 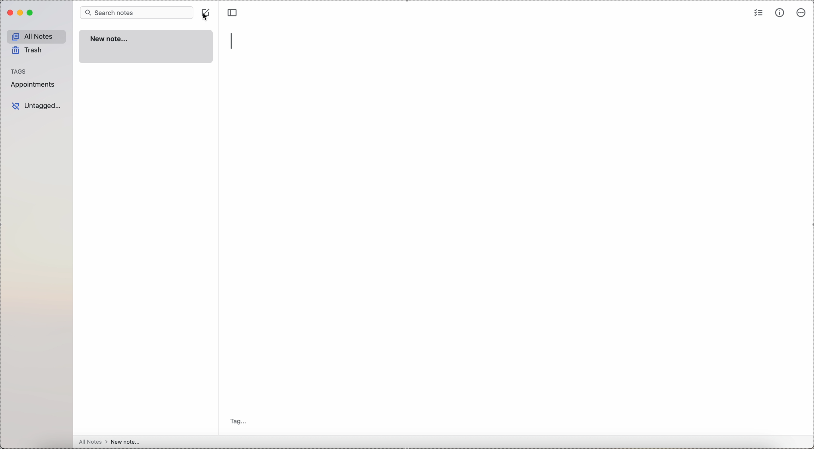 I want to click on check list, so click(x=759, y=12).